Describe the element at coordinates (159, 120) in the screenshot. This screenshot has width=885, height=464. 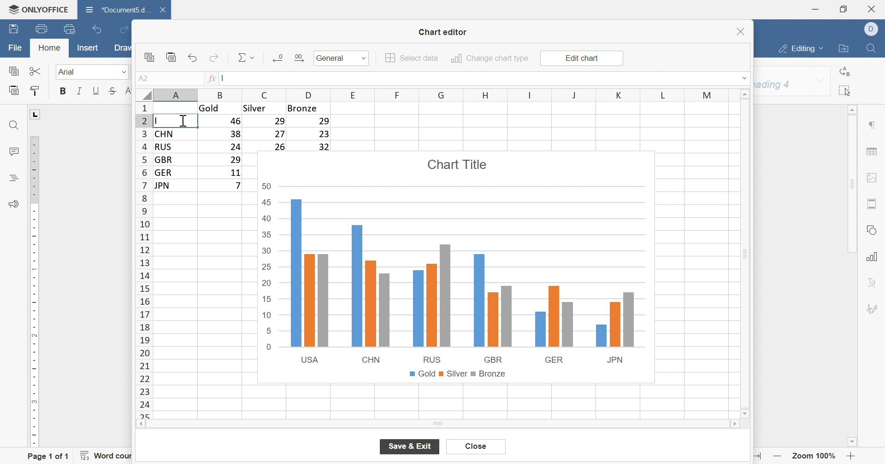
I see `Typing cursor` at that location.